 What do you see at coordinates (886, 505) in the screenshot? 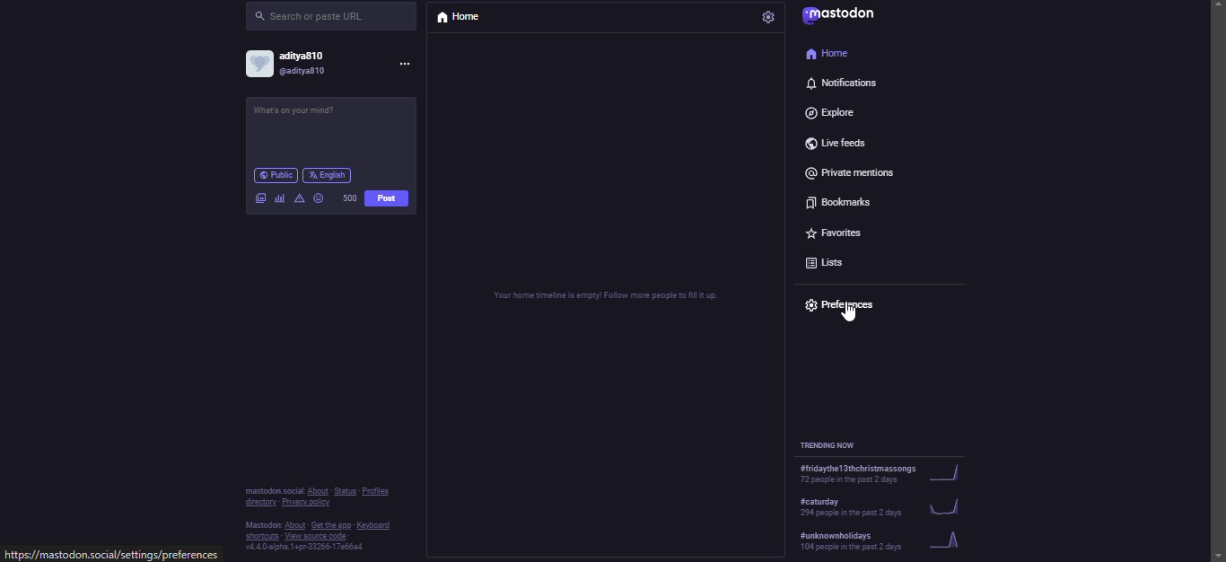
I see `trending` at bounding box center [886, 505].